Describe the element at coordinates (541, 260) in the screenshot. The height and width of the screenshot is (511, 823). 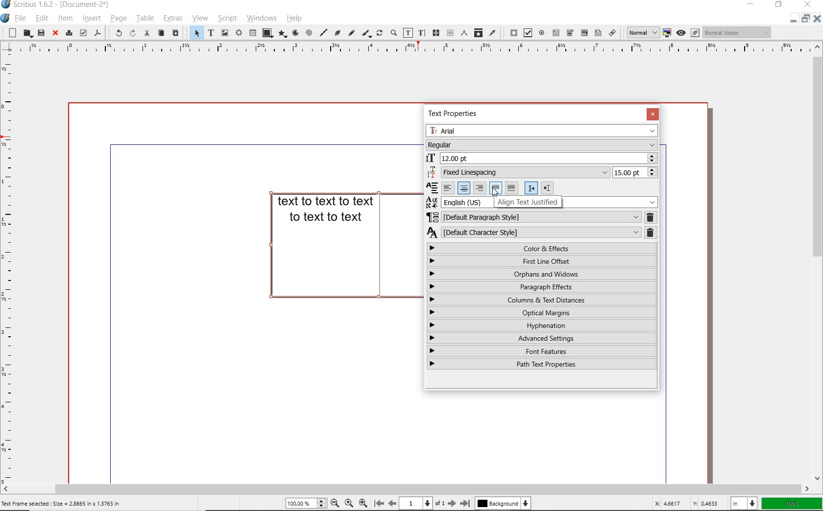
I see `FIRST LINE OFFSET` at that location.